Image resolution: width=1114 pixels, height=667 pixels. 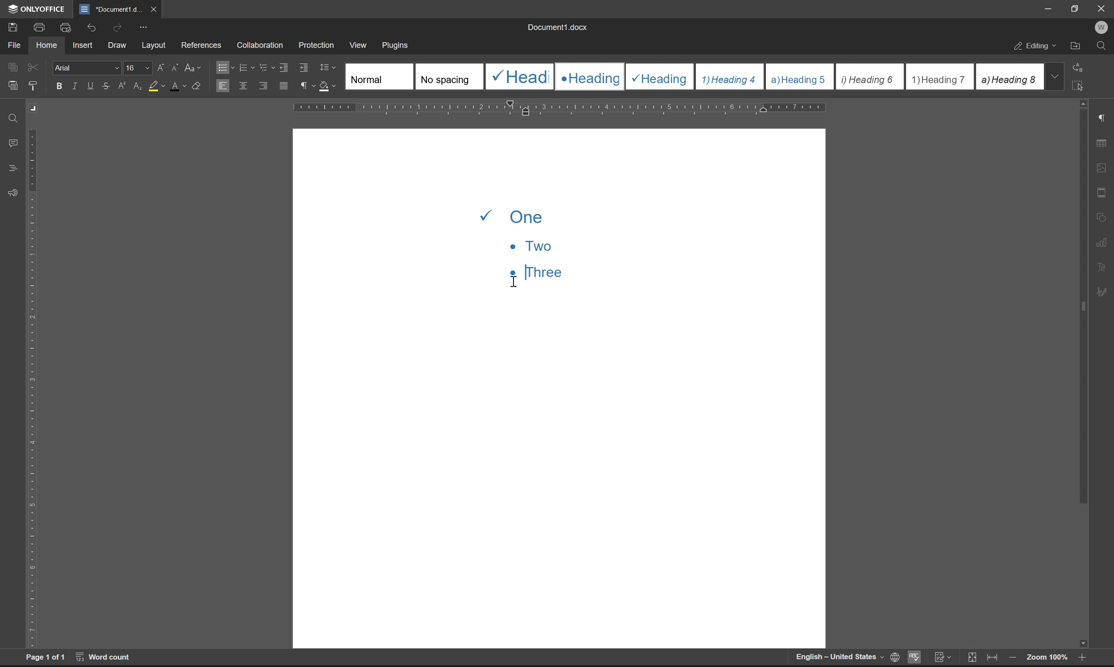 I want to click on Heading 2, so click(x=590, y=77).